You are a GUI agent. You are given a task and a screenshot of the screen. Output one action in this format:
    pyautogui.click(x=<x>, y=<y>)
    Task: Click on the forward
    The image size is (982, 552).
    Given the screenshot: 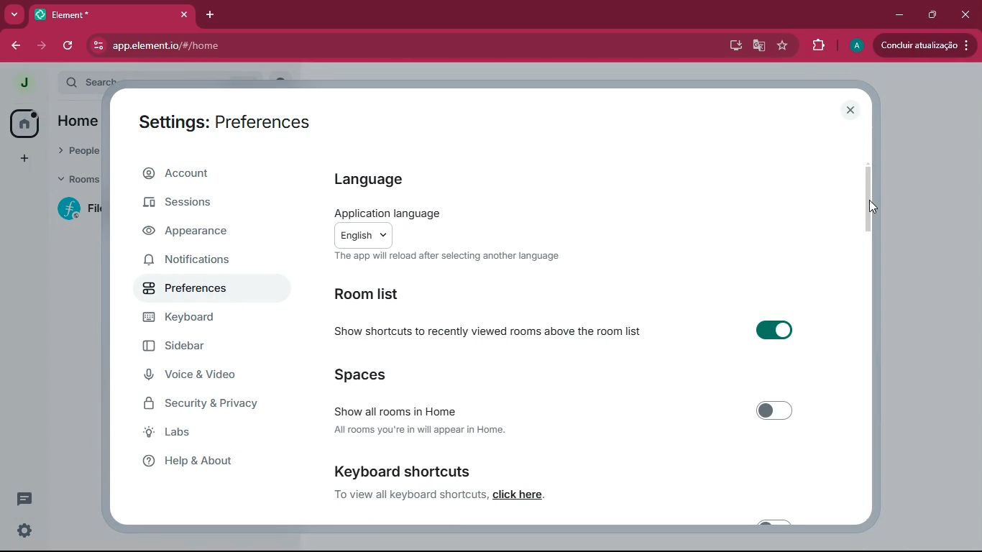 What is the action you would take?
    pyautogui.click(x=14, y=47)
    